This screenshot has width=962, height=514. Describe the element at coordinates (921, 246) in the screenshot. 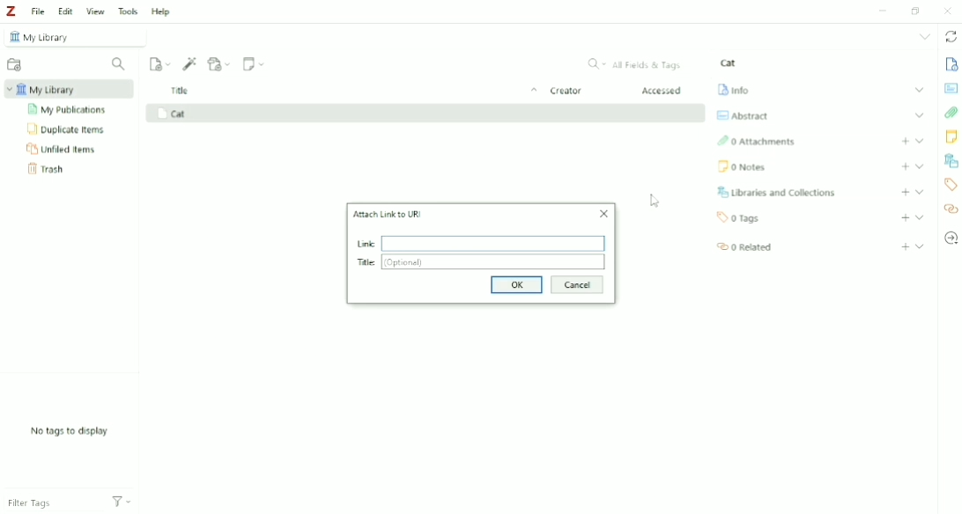

I see `Expand section` at that location.